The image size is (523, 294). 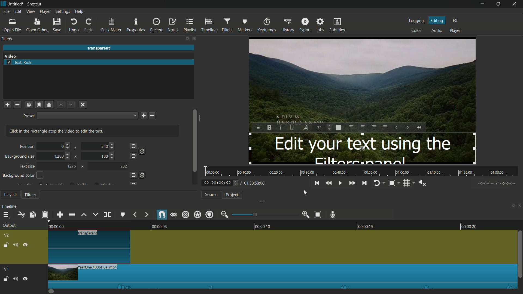 What do you see at coordinates (281, 276) in the screenshot?
I see `imported file in timeline` at bounding box center [281, 276].